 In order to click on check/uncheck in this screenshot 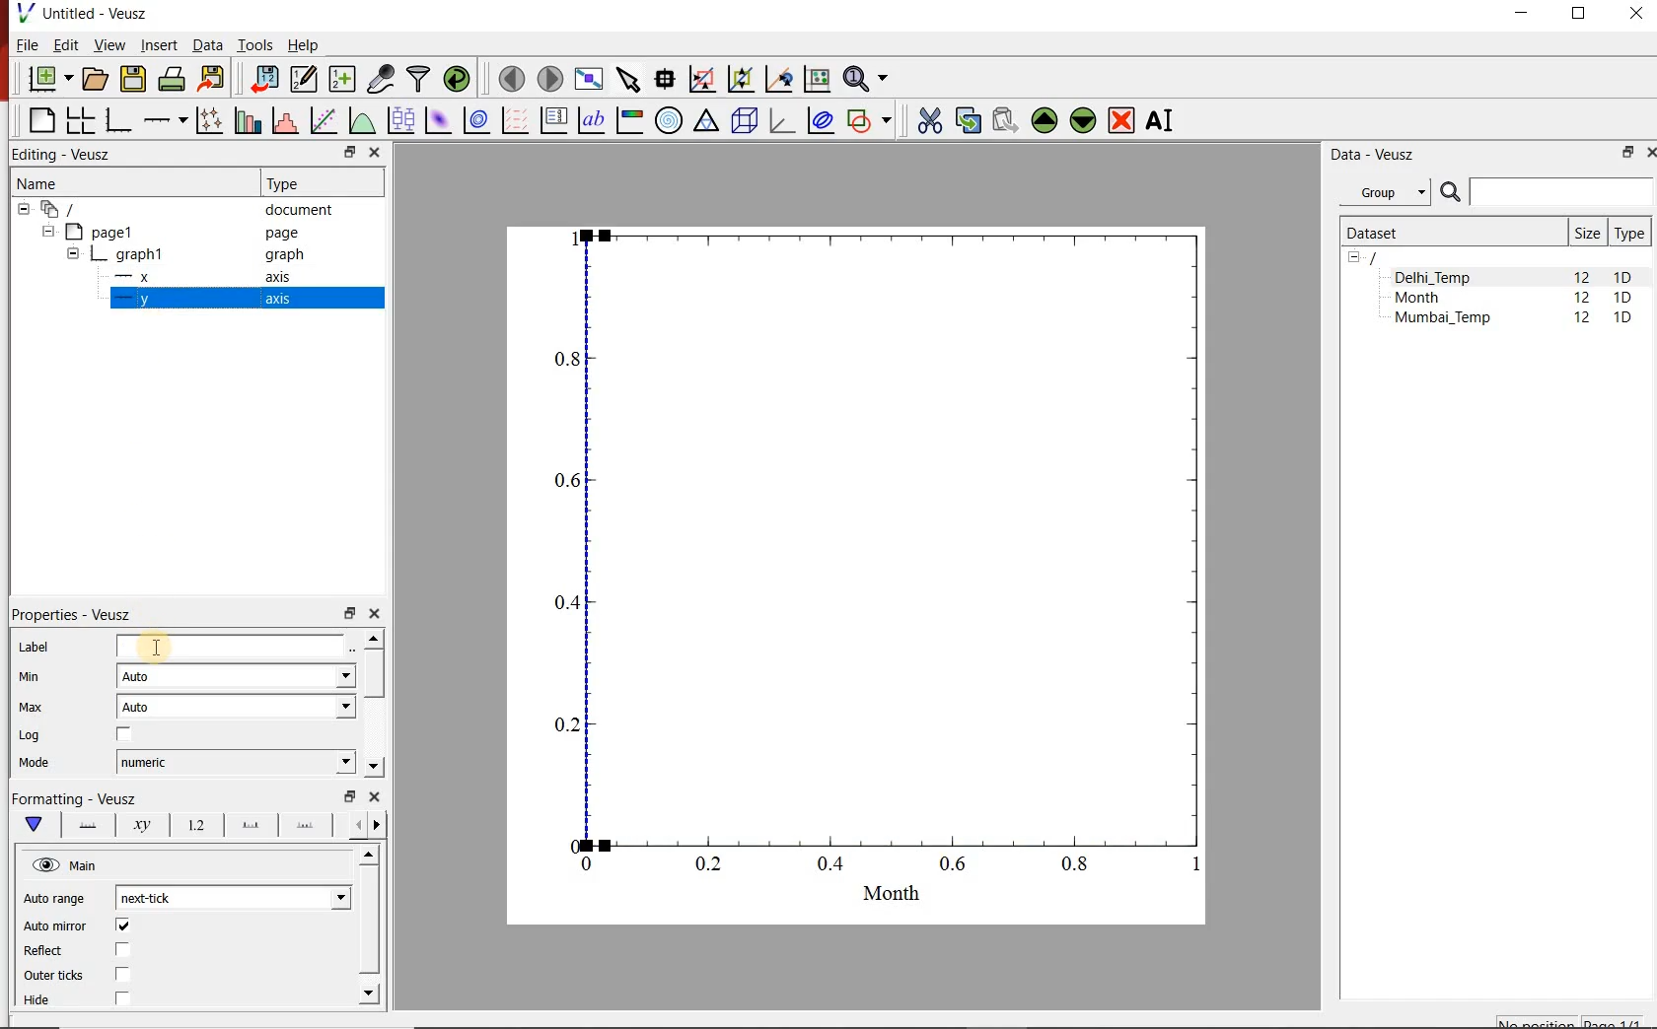, I will do `click(122, 974)`.